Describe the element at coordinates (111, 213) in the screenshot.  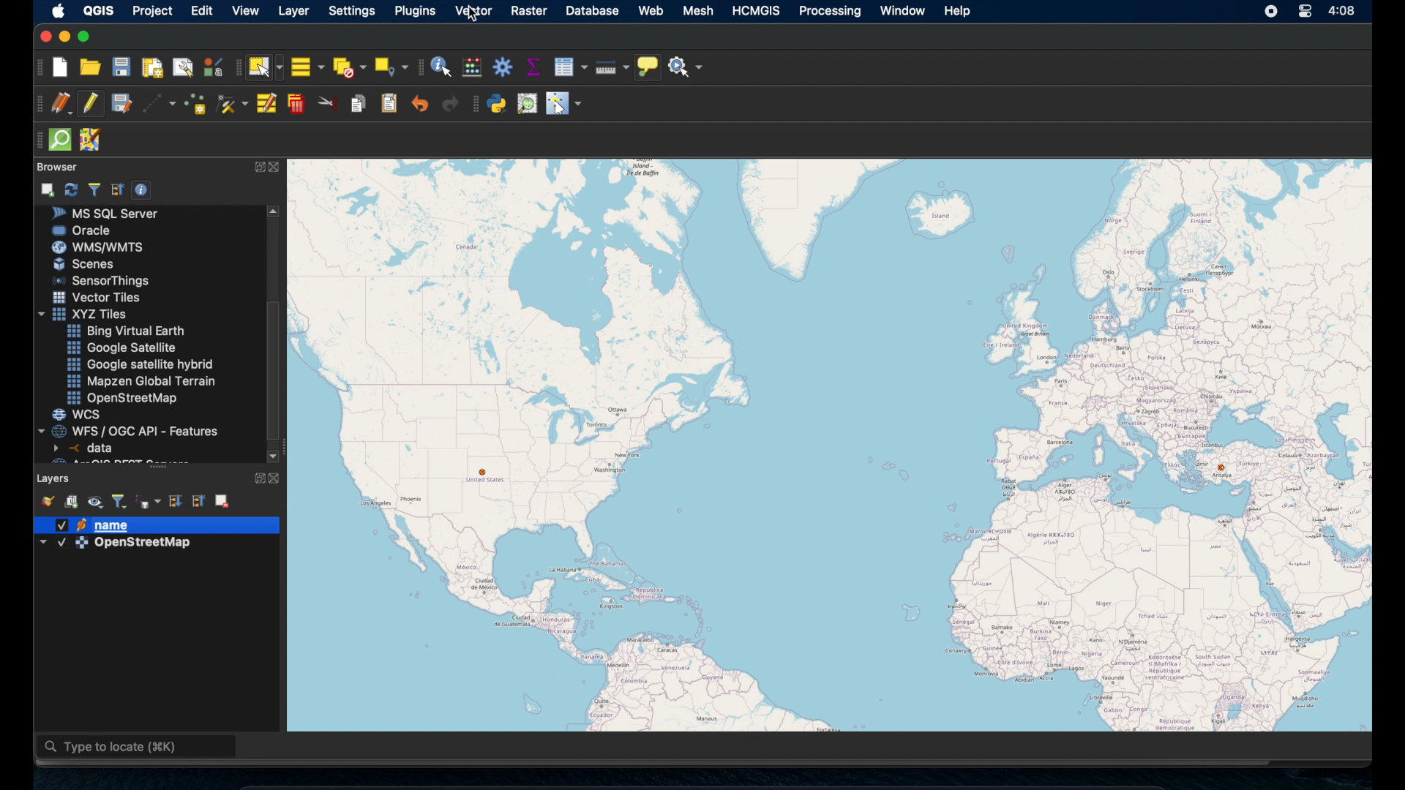
I see `ms sql server` at that location.